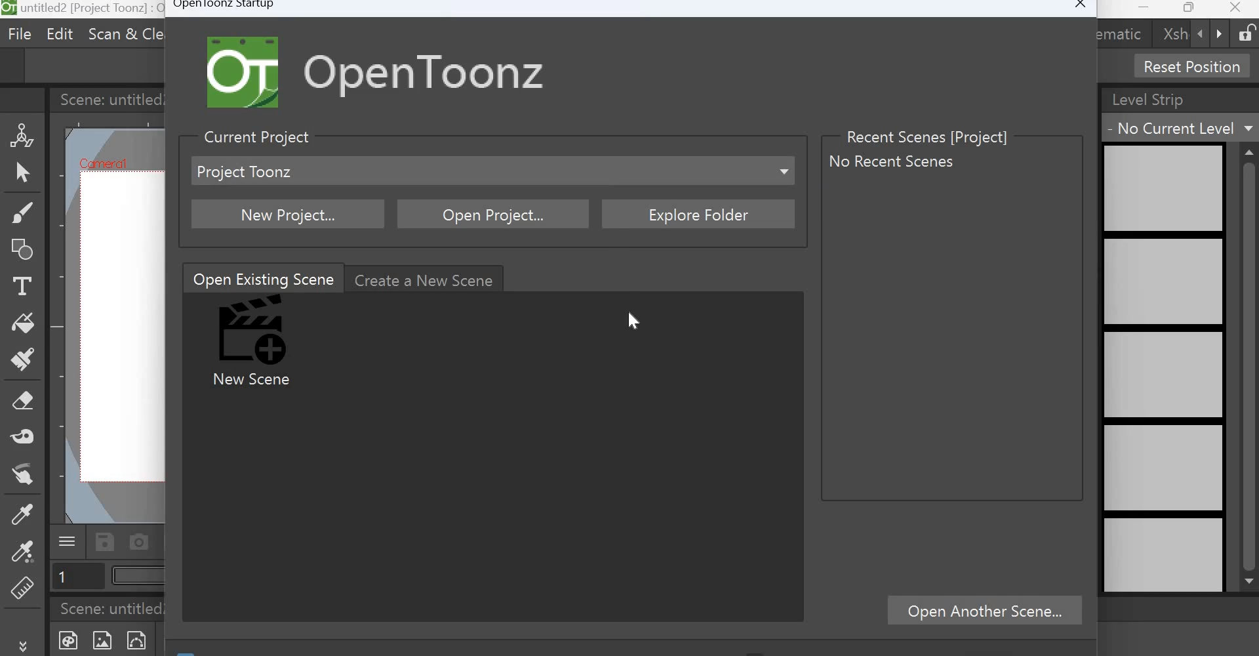  I want to click on RGB picker tool, so click(22, 556).